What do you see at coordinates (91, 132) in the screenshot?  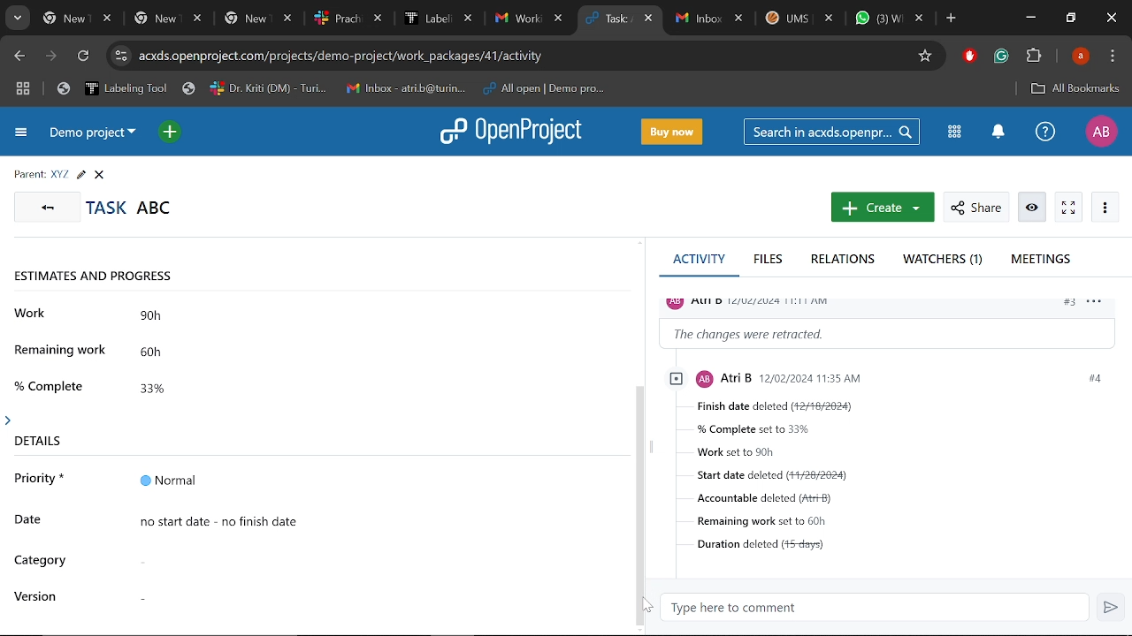 I see `Current project` at bounding box center [91, 132].